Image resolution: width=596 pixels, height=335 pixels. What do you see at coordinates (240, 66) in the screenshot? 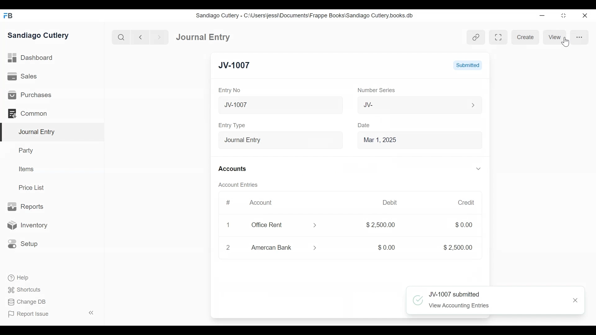
I see `New Entry` at bounding box center [240, 66].